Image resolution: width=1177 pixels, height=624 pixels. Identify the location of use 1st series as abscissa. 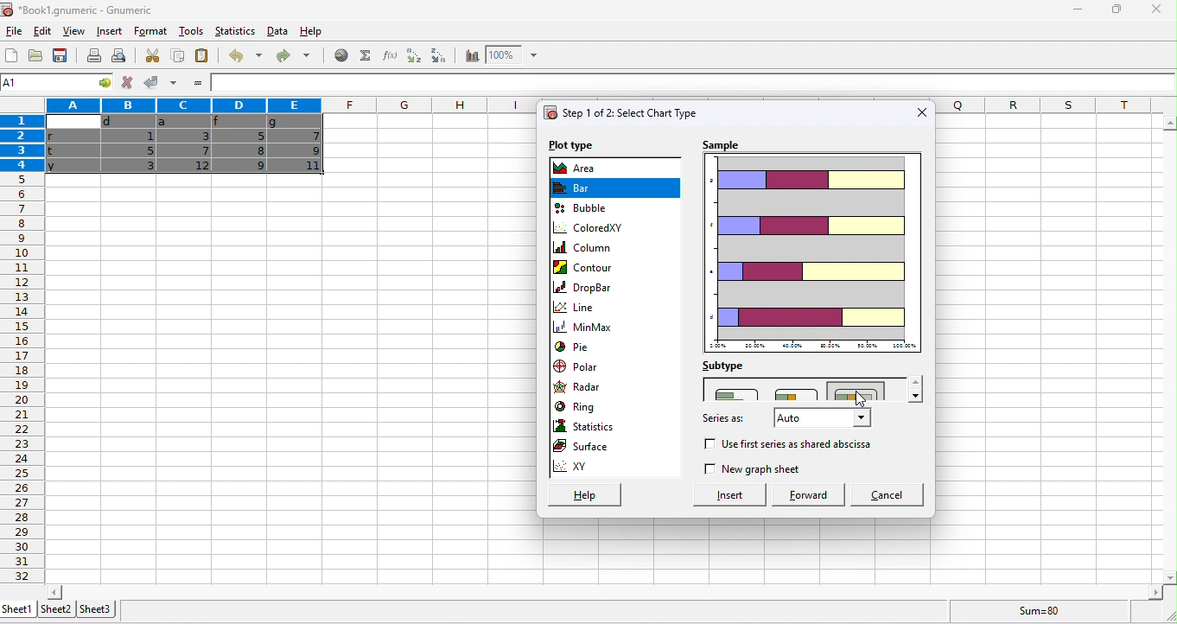
(800, 445).